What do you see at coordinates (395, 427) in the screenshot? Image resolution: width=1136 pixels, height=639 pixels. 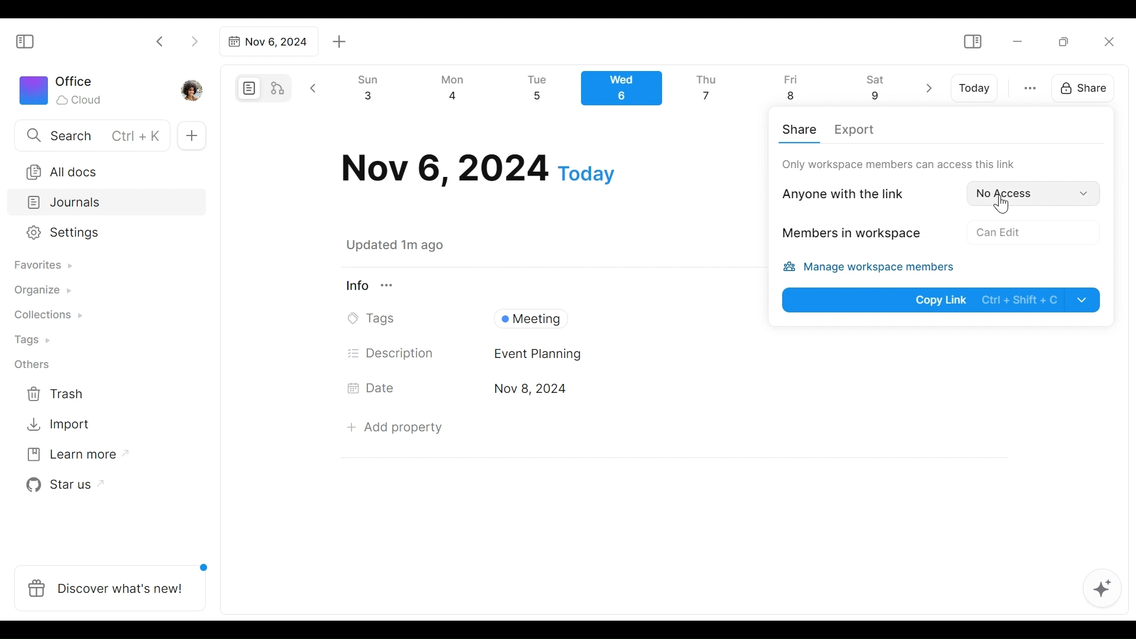 I see `Add Property` at bounding box center [395, 427].